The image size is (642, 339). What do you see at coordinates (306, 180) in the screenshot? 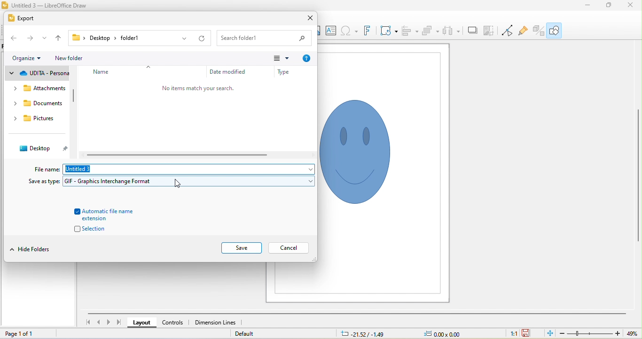
I see `drop down` at bounding box center [306, 180].